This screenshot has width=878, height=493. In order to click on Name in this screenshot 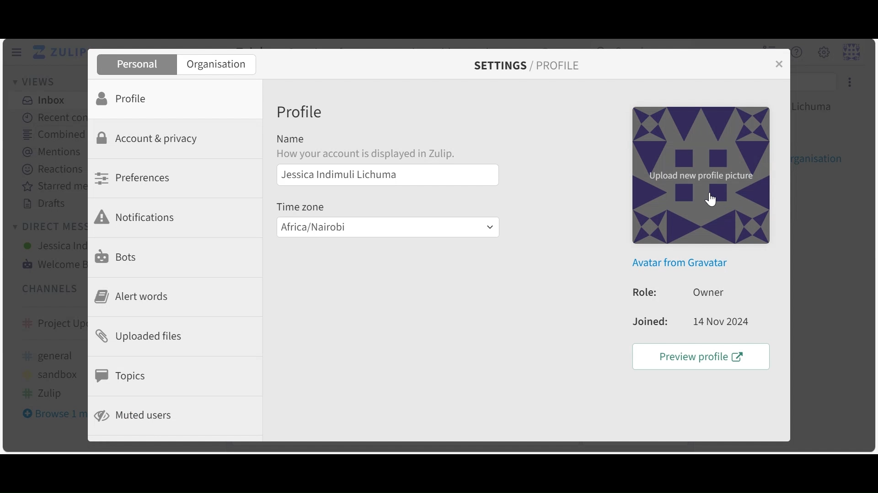, I will do `click(292, 141)`.